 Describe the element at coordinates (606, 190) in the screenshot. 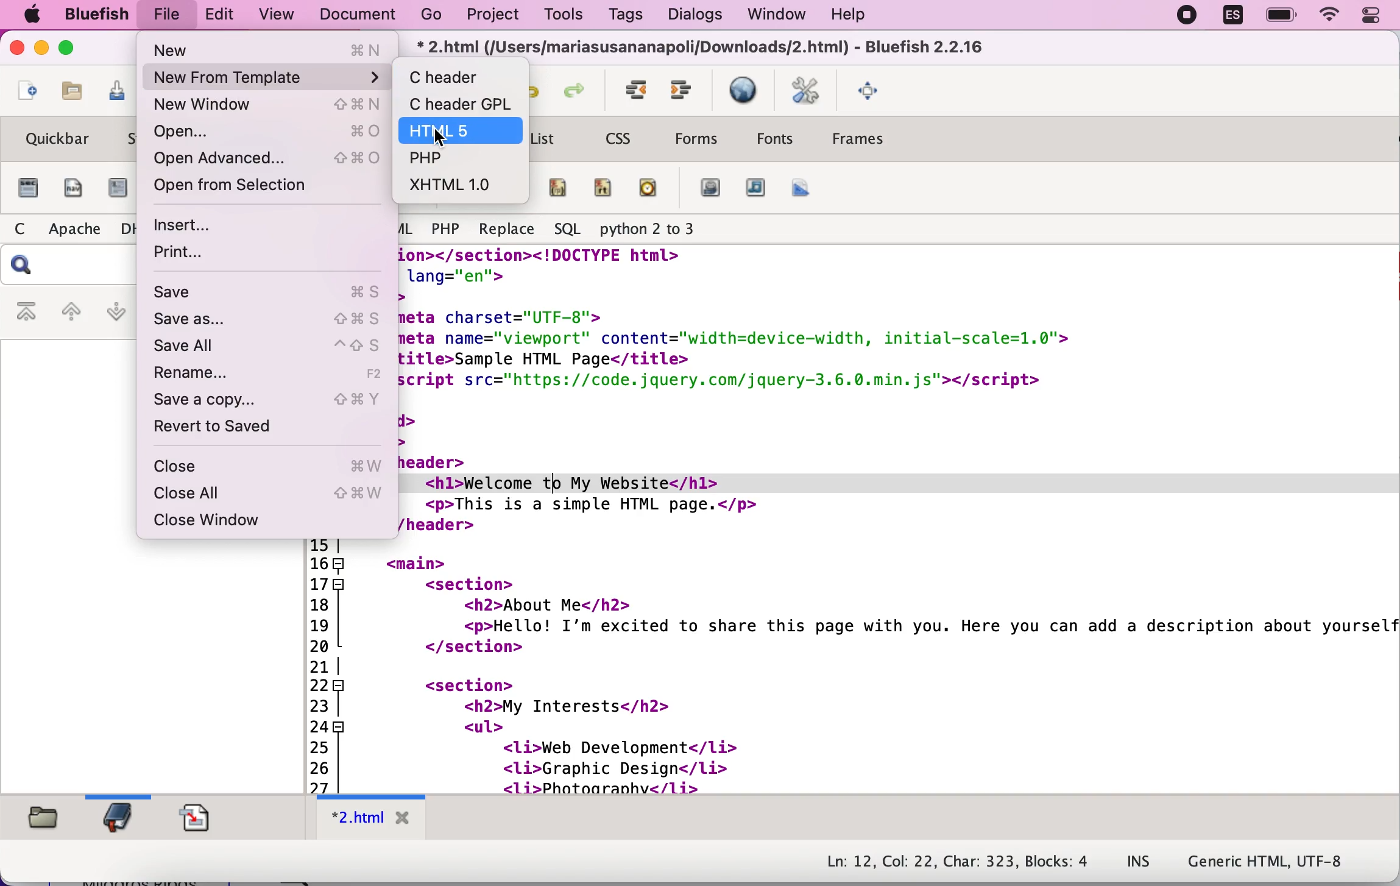

I see `ruby text` at that location.